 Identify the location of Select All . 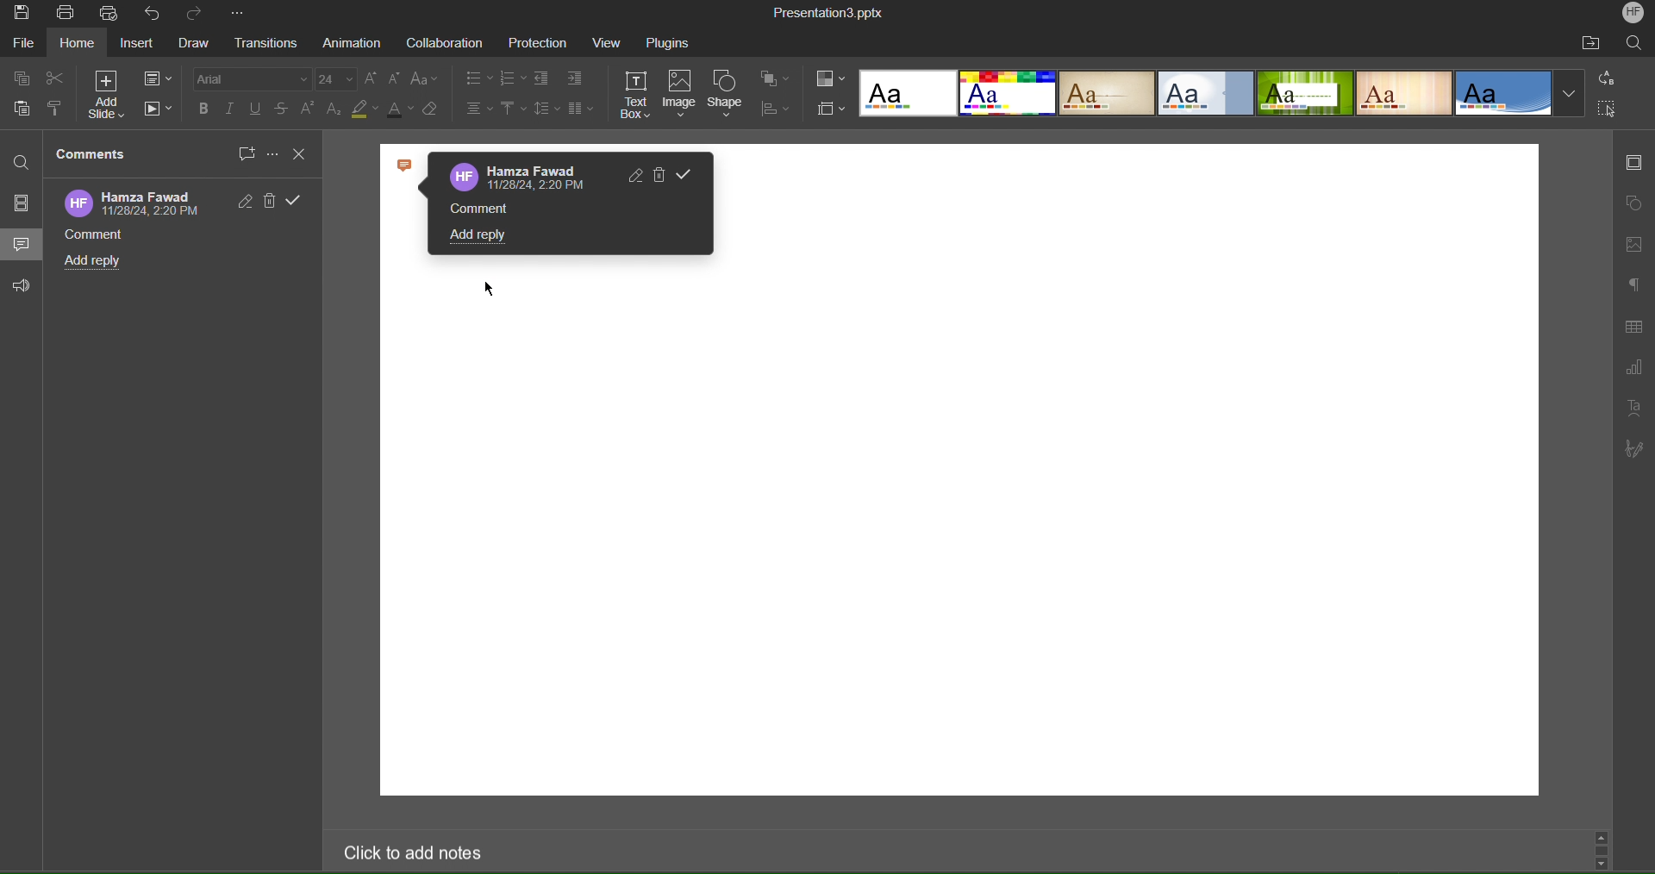
(1608, 109).